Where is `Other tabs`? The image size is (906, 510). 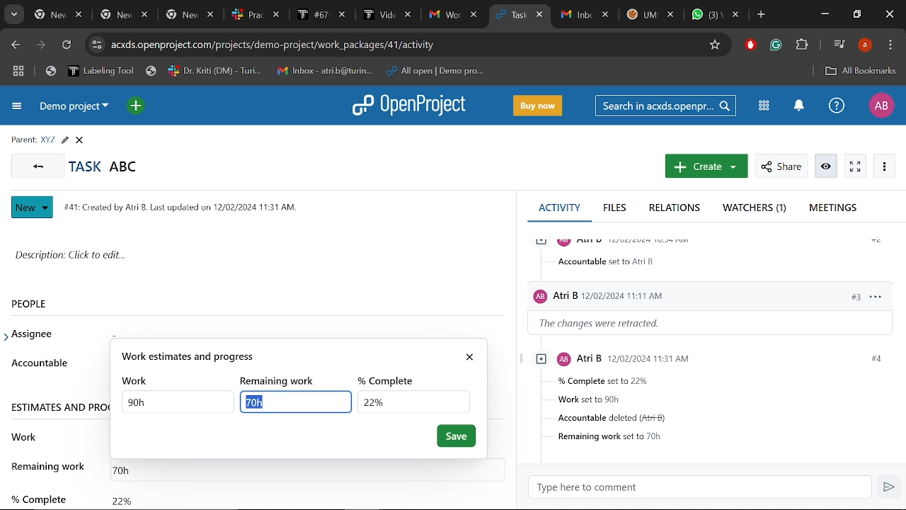 Other tabs is located at coordinates (650, 14).